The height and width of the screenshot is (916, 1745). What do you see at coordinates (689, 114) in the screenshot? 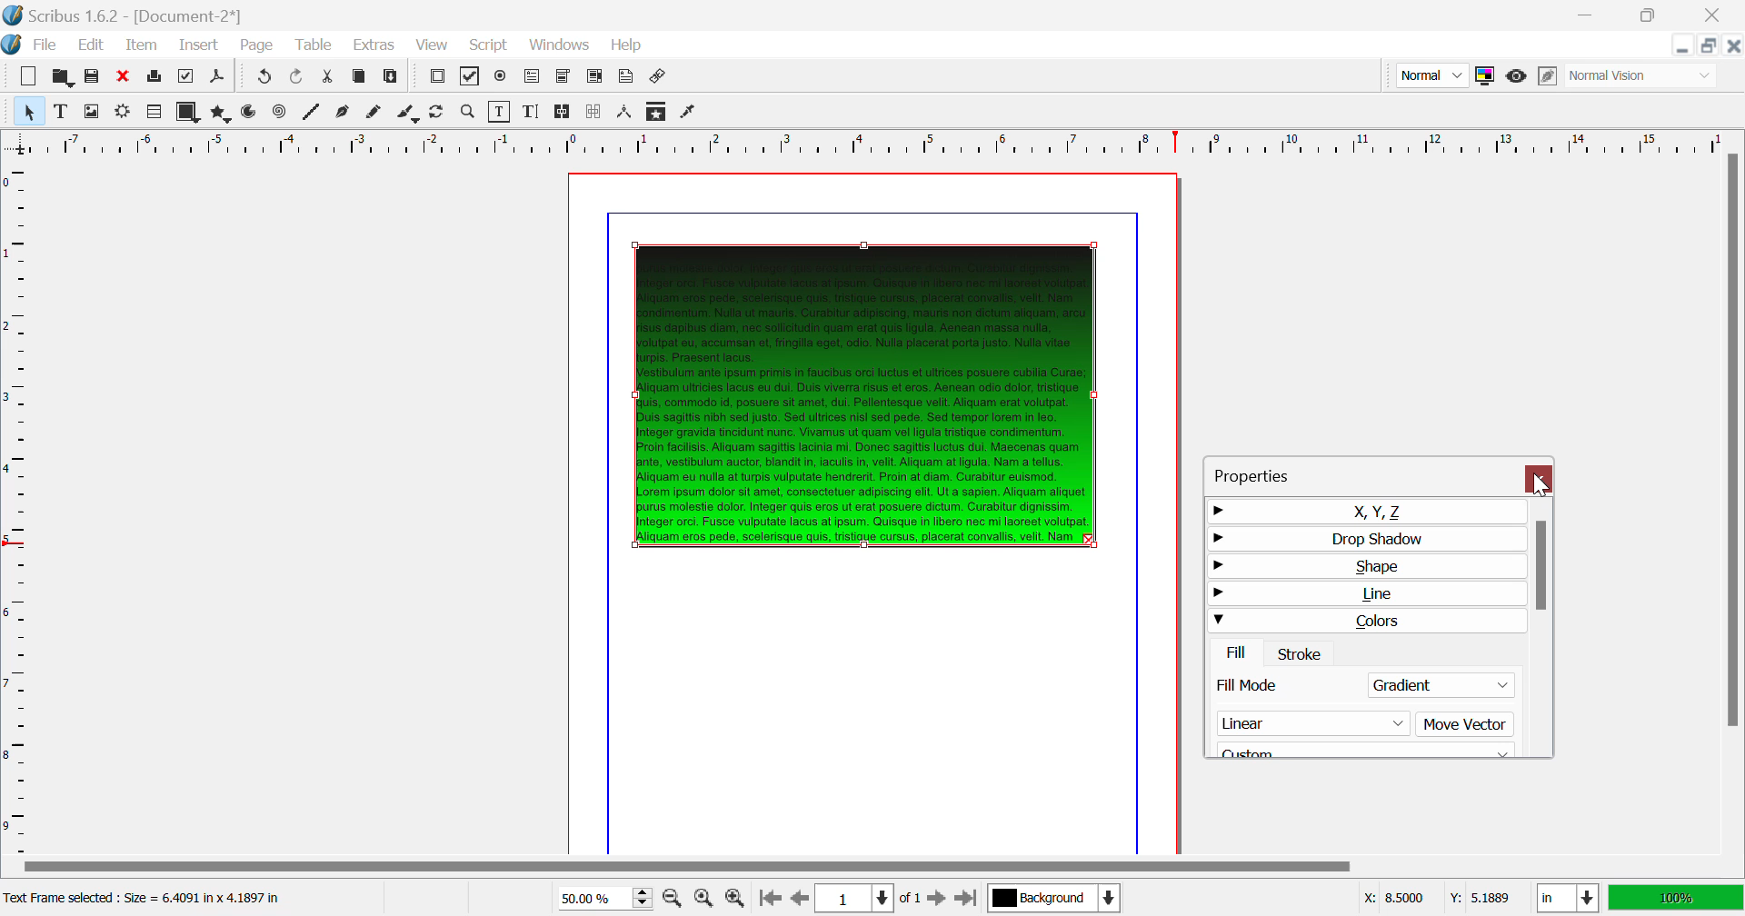
I see `Eyedropper` at bounding box center [689, 114].